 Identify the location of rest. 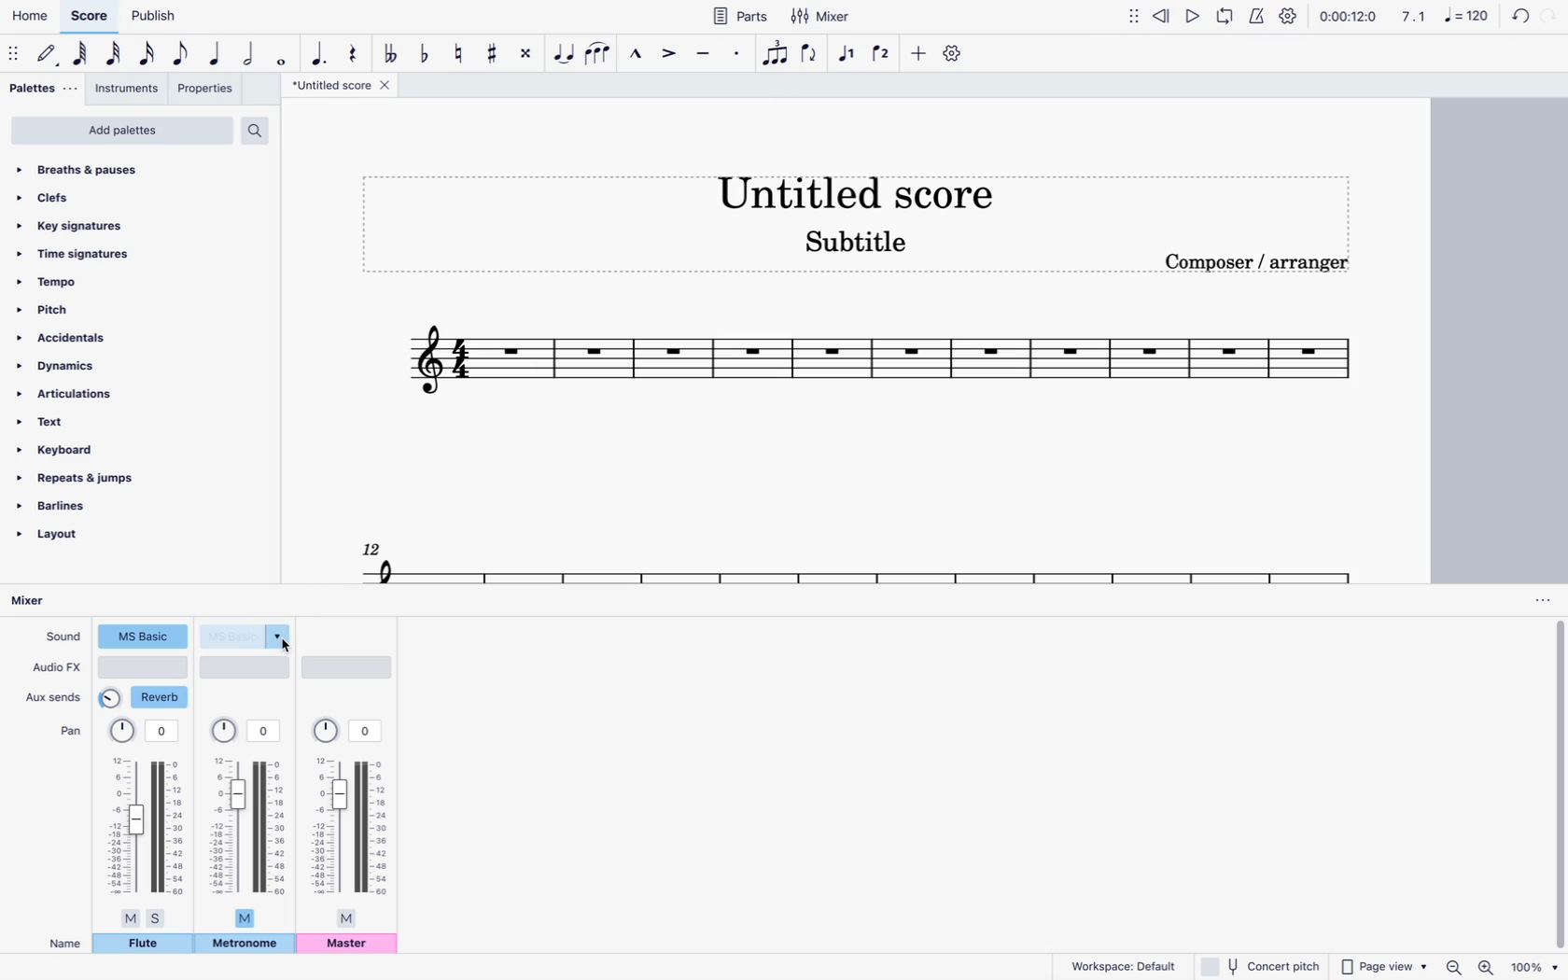
(352, 49).